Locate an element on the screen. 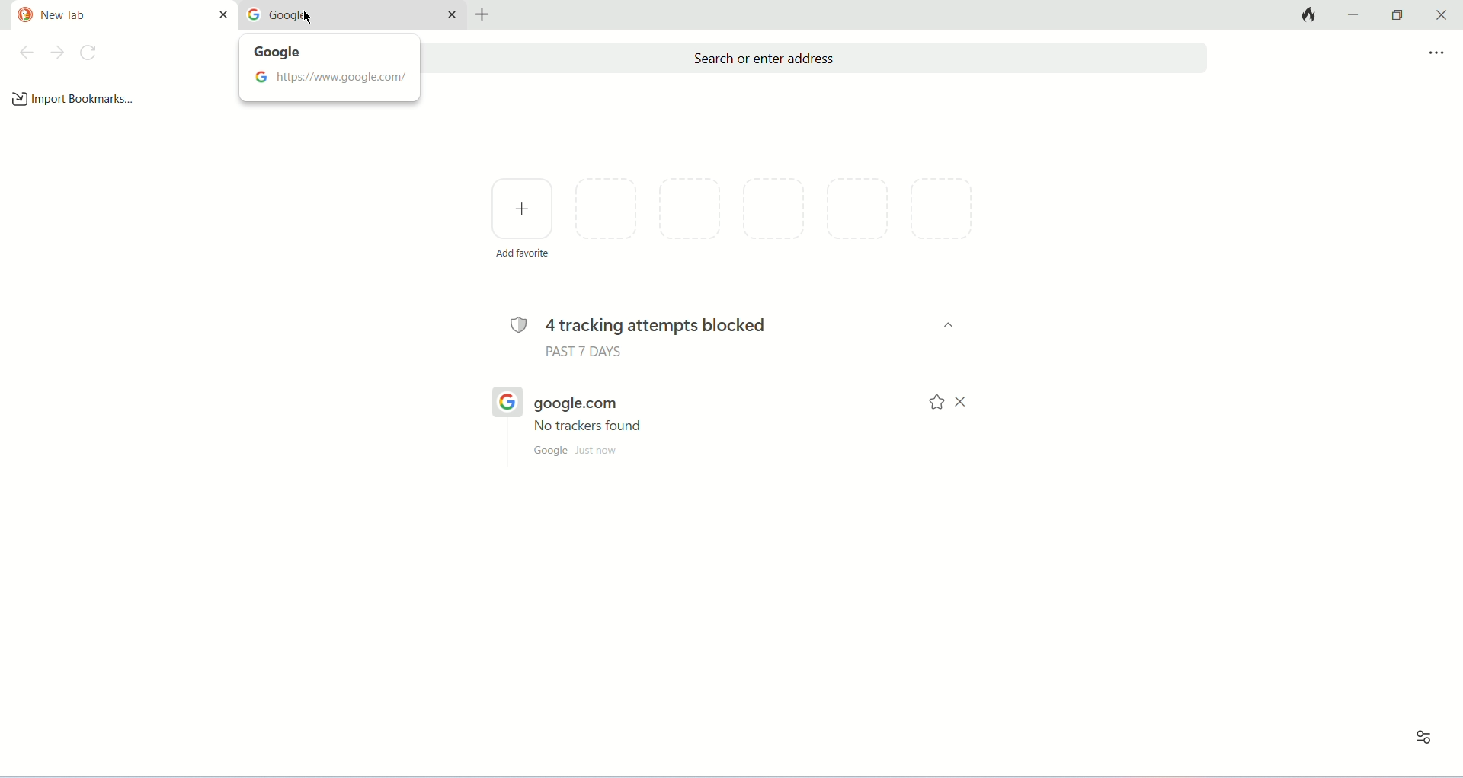 This screenshot has height=778, width=1463. google is located at coordinates (333, 15).